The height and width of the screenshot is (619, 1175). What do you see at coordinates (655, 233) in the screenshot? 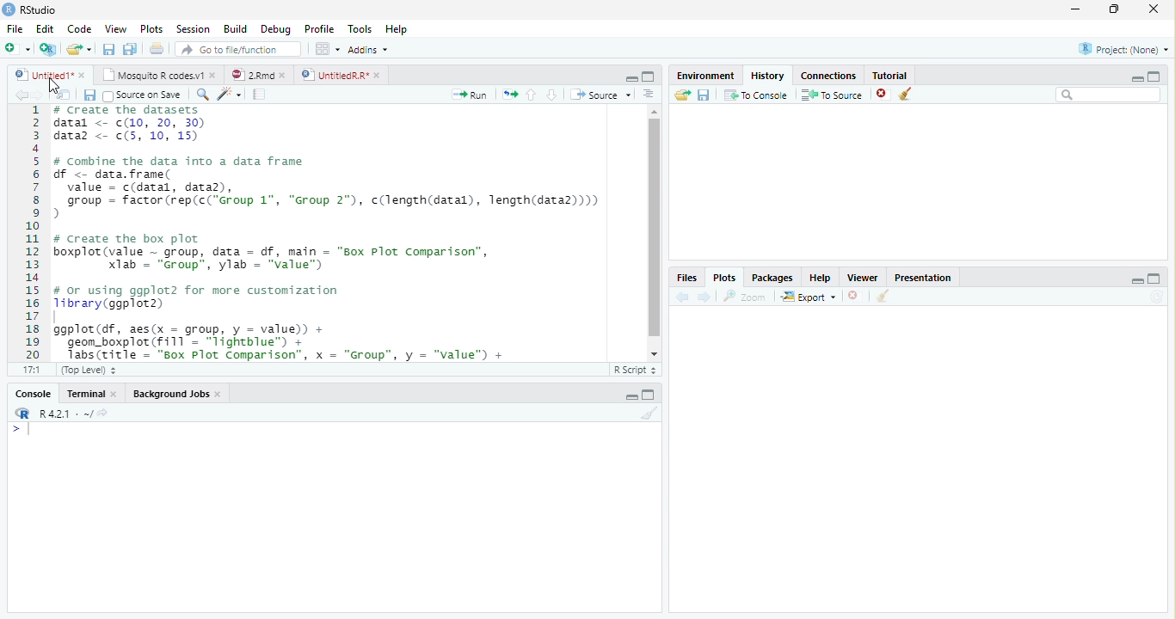
I see `vertical scroll bar` at bounding box center [655, 233].